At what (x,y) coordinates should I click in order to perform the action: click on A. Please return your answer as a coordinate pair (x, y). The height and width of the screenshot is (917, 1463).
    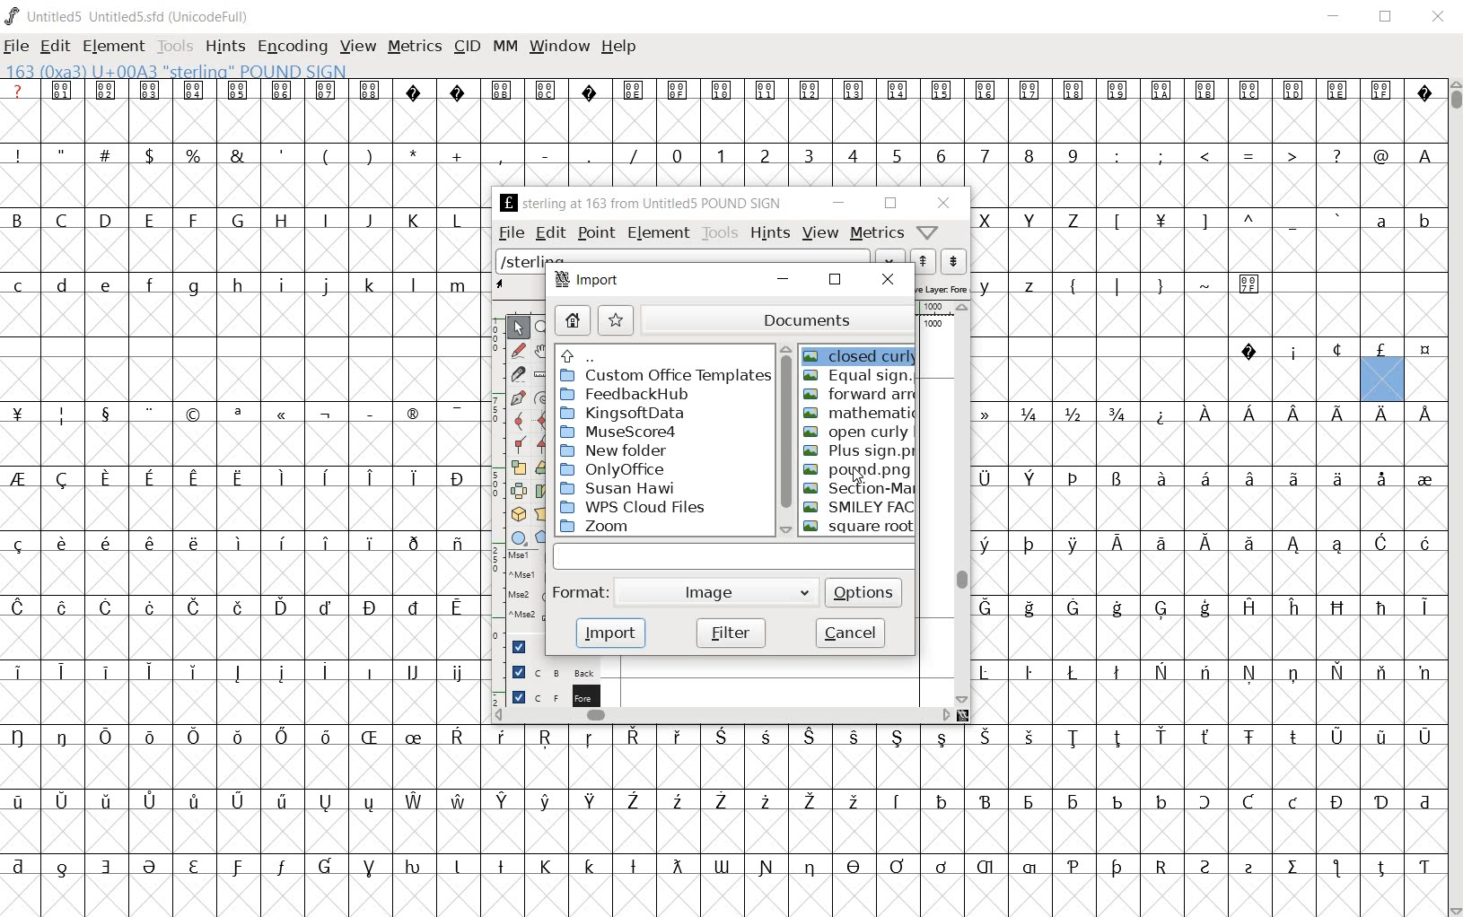
    Looking at the image, I should click on (1423, 154).